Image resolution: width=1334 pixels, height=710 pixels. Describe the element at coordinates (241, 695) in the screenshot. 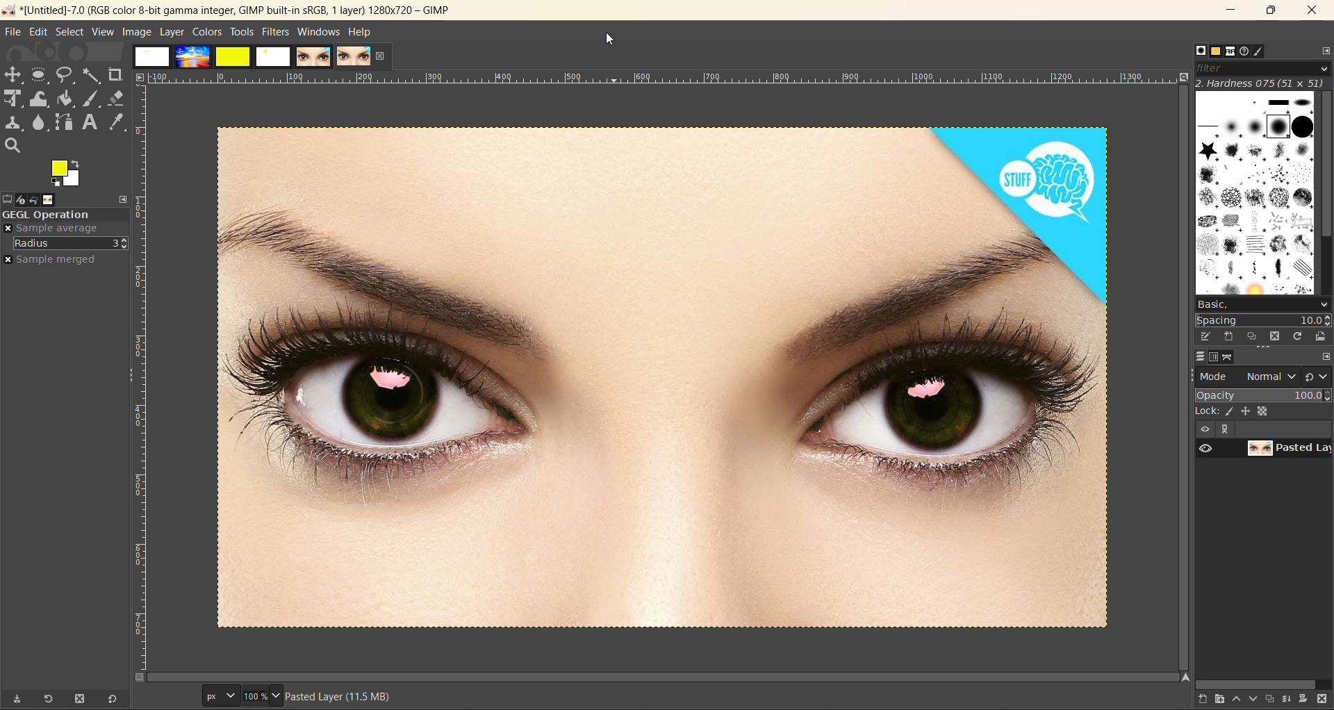

I see `size` at that location.